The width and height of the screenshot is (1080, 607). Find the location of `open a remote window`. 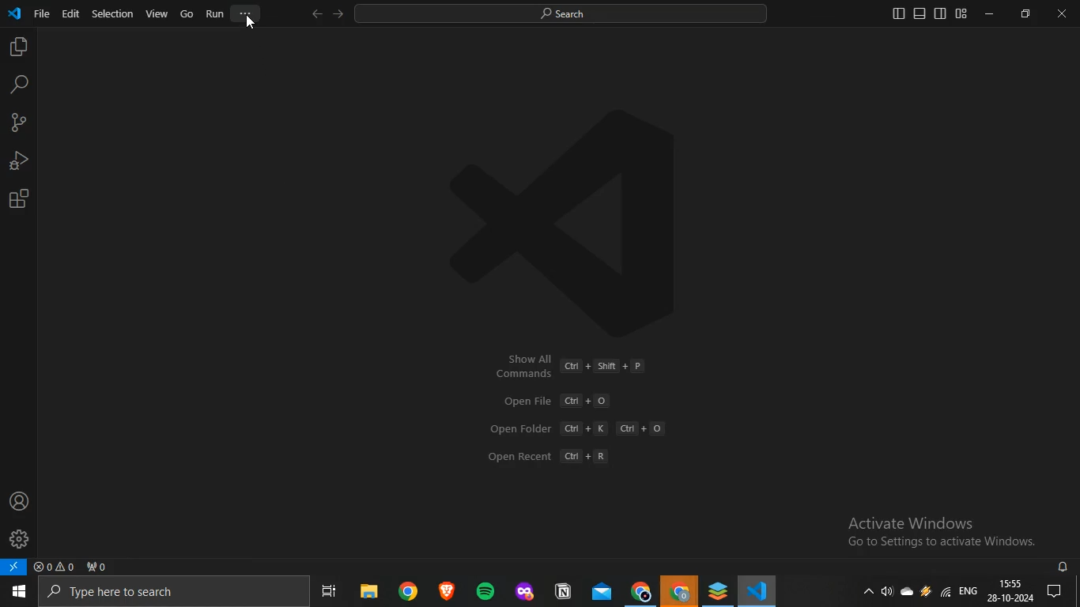

open a remote window is located at coordinates (15, 567).